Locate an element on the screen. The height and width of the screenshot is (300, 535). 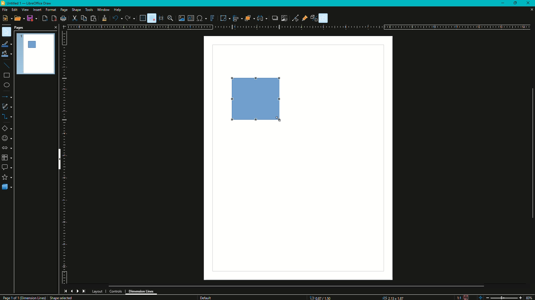
Sketch is located at coordinates (7, 107).